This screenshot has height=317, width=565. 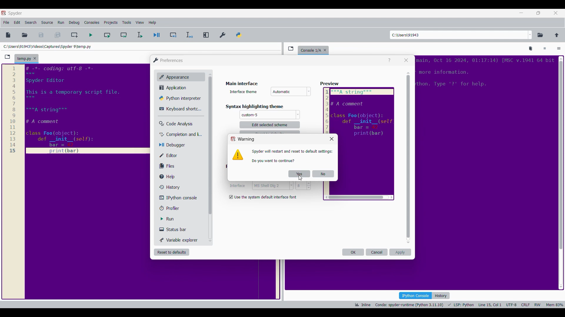 I want to click on History, so click(x=441, y=295).